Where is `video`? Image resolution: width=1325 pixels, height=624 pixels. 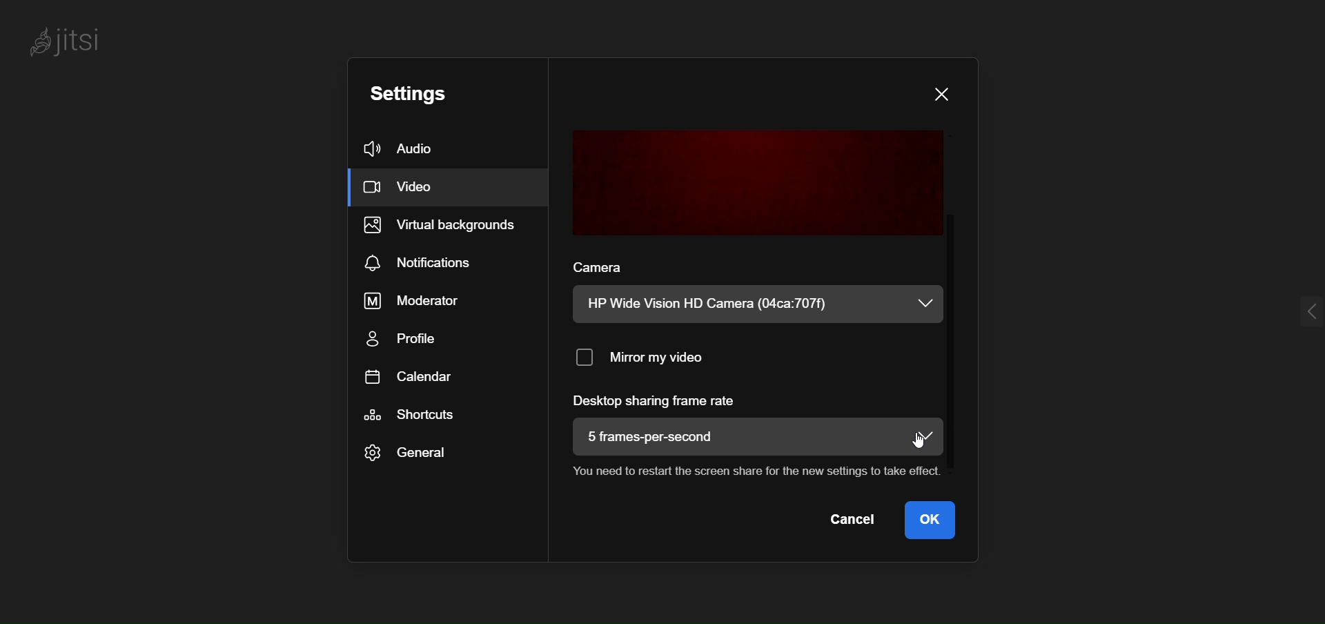 video is located at coordinates (414, 189).